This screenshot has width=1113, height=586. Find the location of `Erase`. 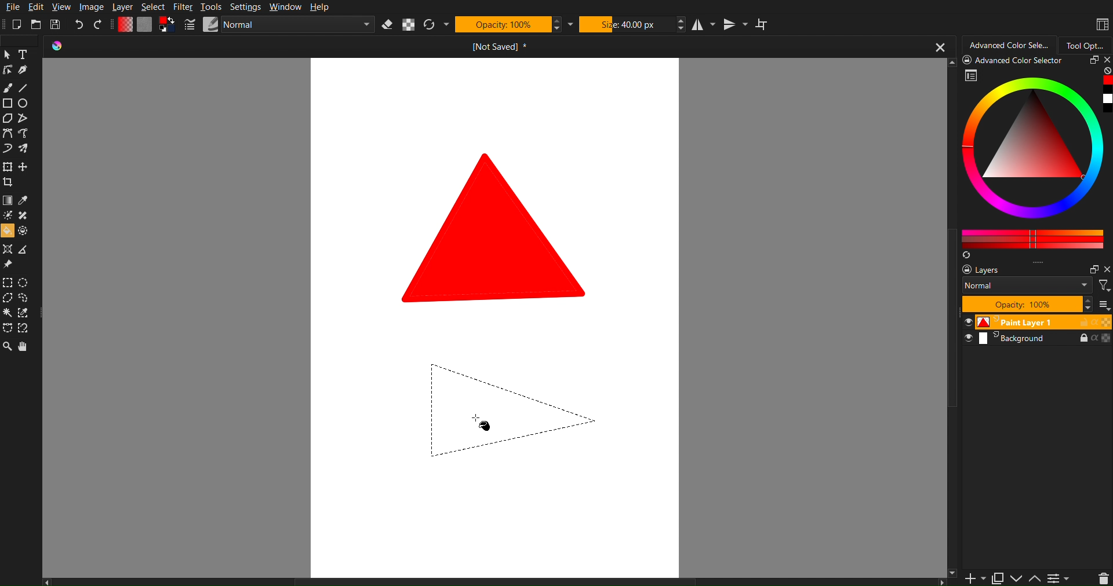

Erase is located at coordinates (390, 26).